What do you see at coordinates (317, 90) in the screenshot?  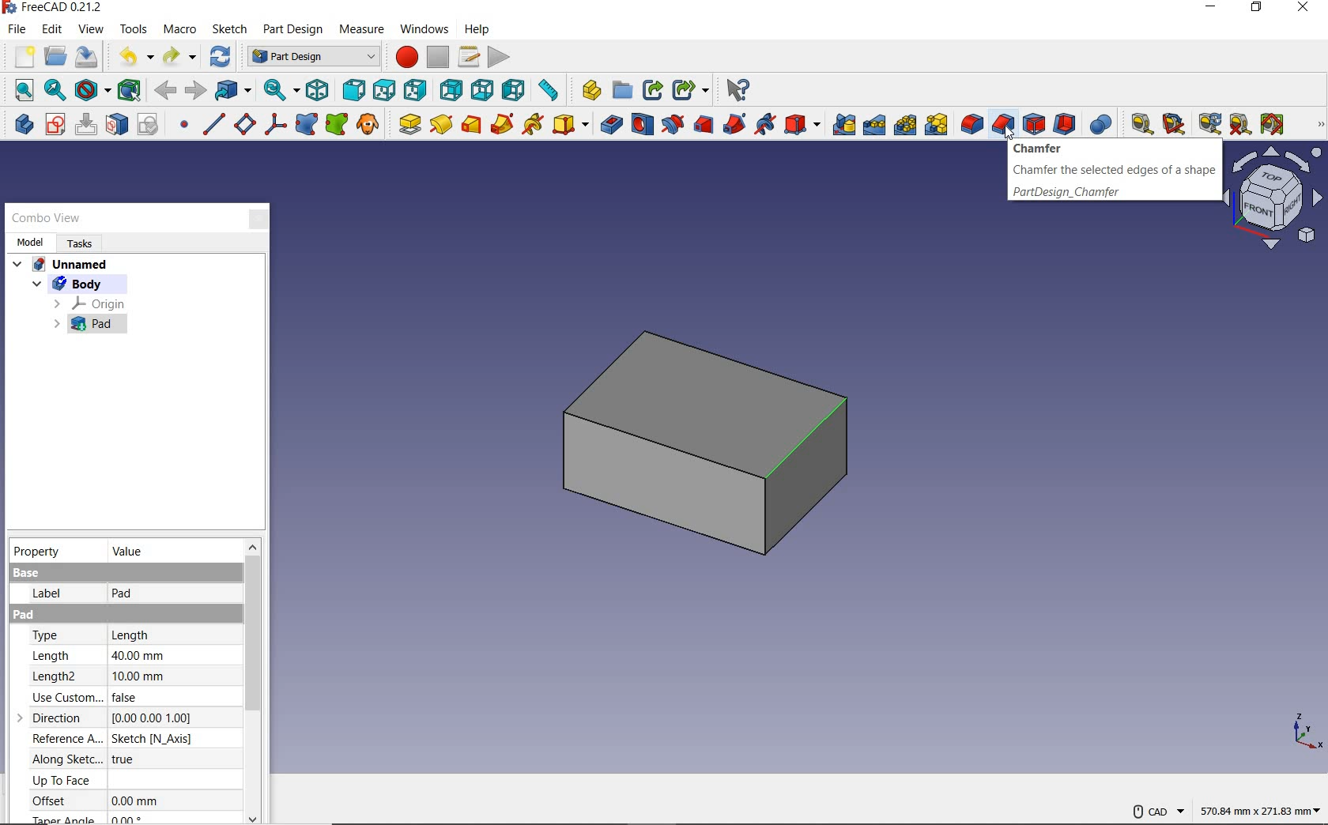 I see `isometric` at bounding box center [317, 90].